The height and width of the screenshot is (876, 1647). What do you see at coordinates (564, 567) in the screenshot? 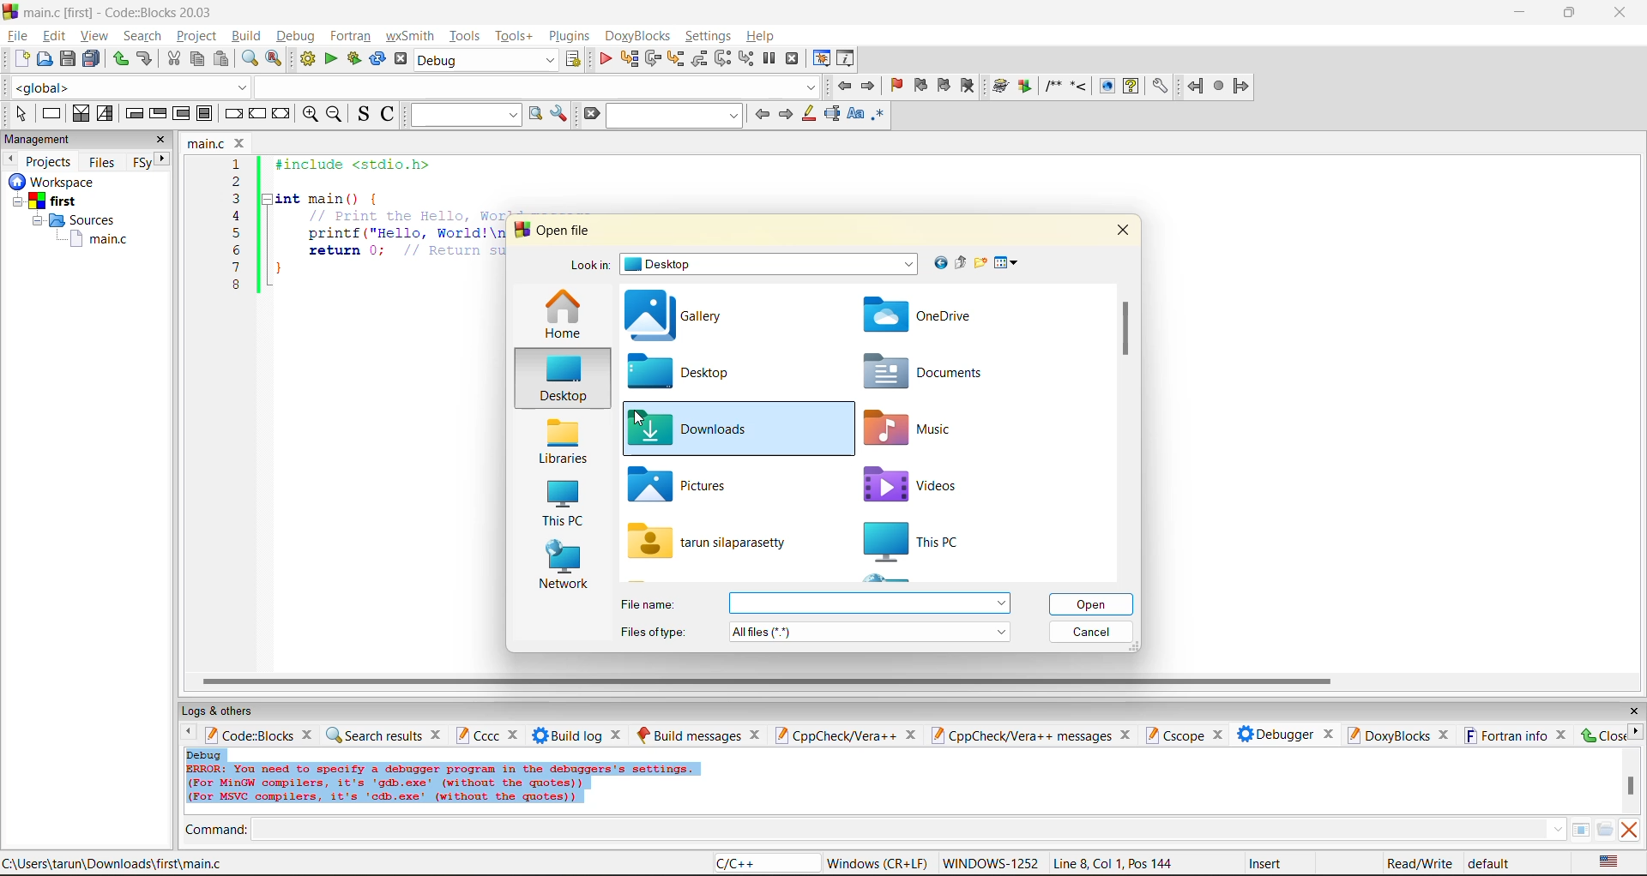
I see `network` at bounding box center [564, 567].